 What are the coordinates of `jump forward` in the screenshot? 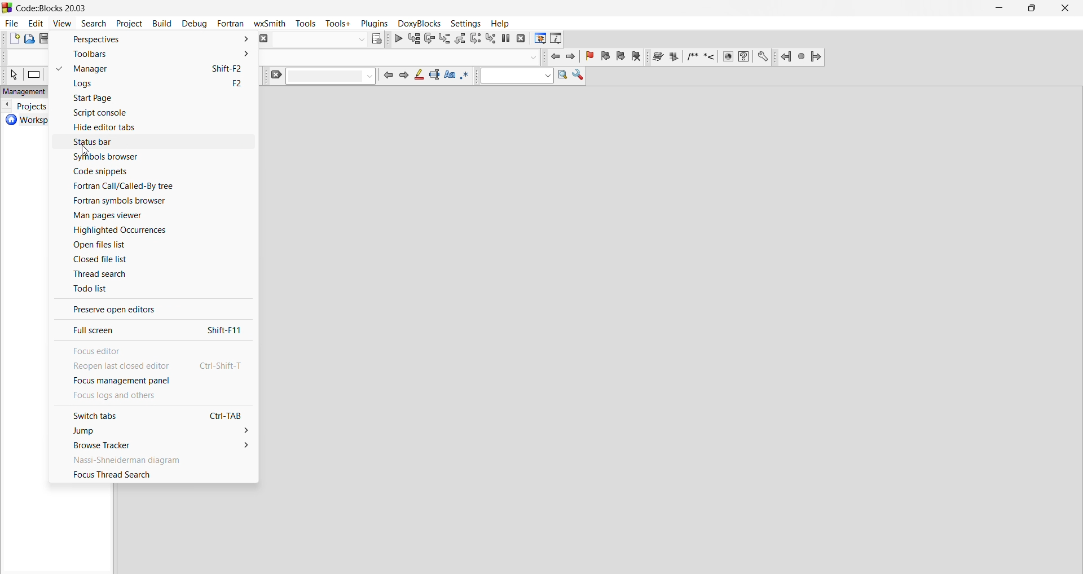 It's located at (571, 56).